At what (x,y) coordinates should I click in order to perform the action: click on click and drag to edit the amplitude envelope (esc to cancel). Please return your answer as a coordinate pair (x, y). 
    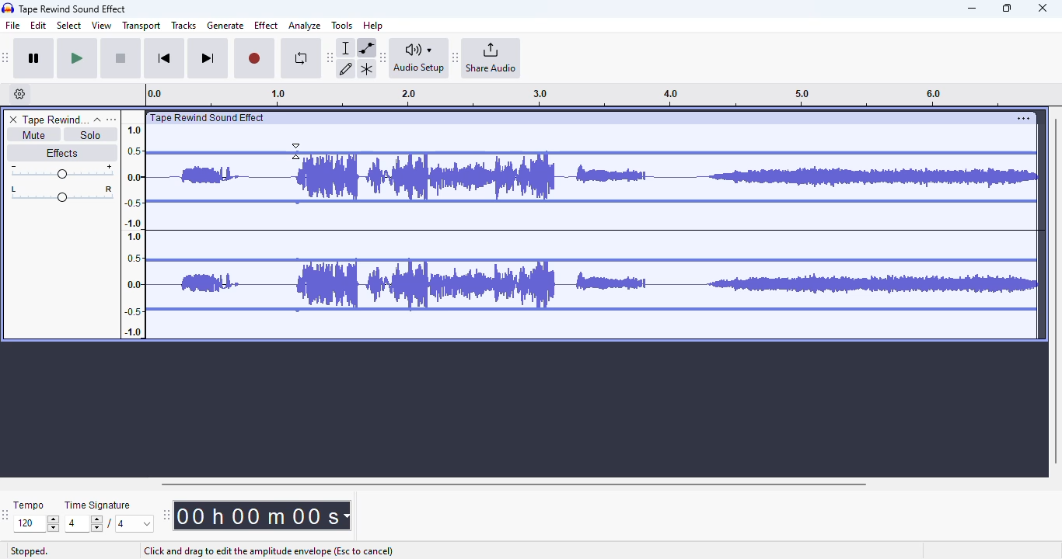
    Looking at the image, I should click on (268, 550).